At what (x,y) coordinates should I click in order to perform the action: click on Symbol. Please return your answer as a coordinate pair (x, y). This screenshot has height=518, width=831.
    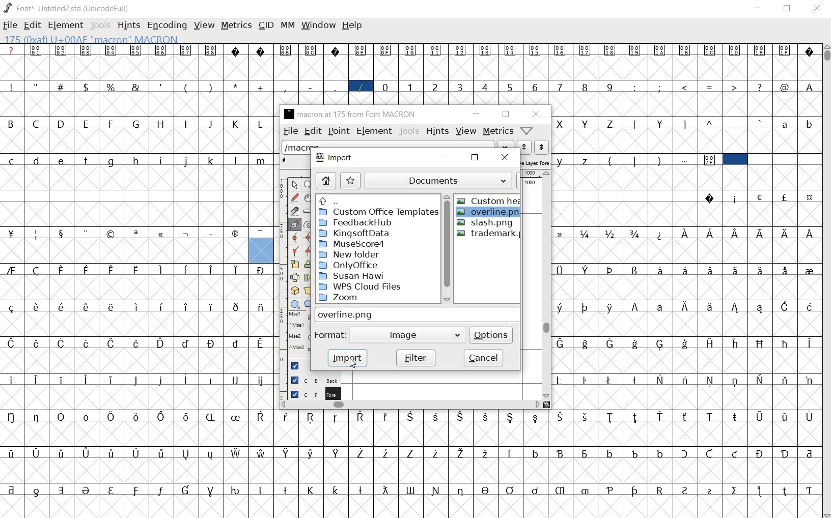
    Looking at the image, I should click on (785, 342).